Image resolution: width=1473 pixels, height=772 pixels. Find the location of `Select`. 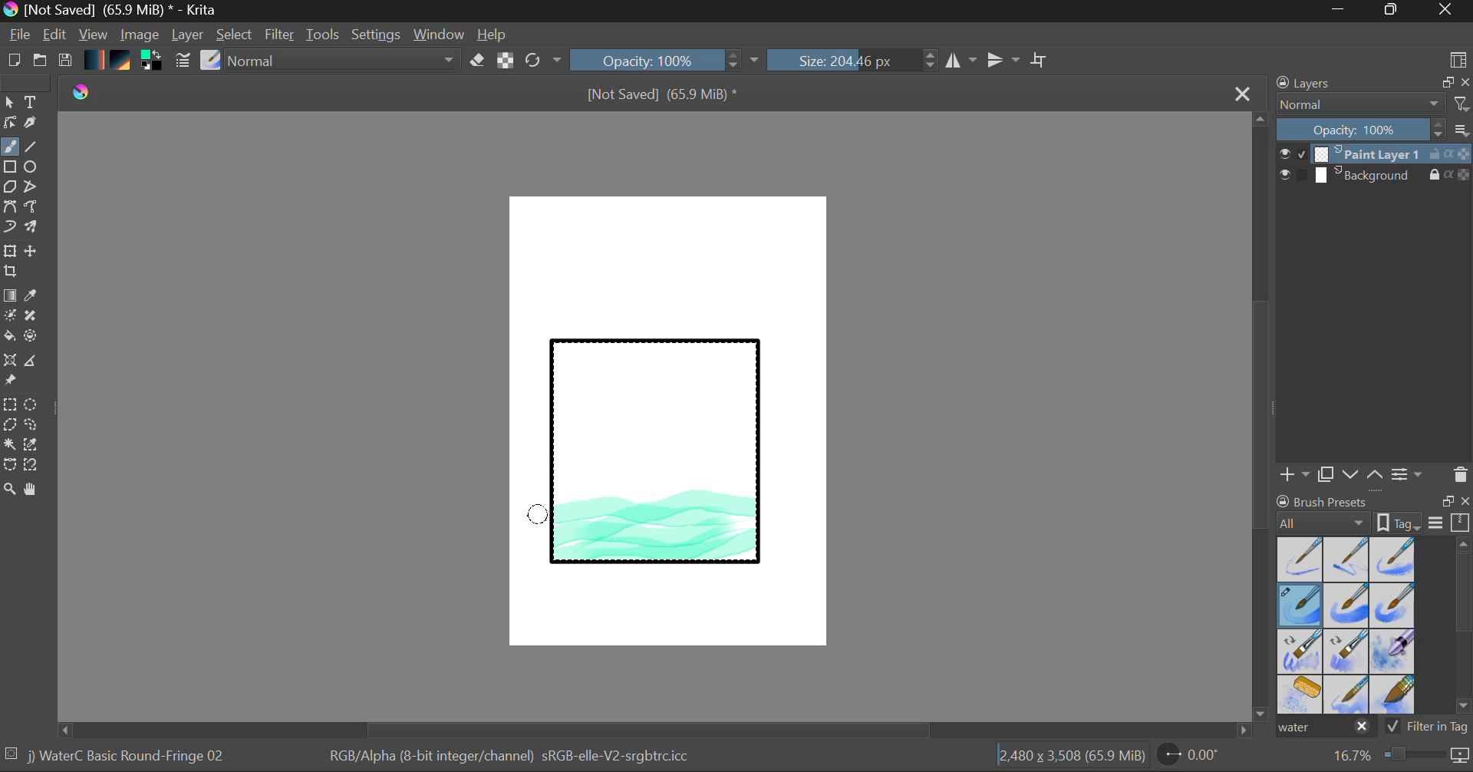

Select is located at coordinates (236, 35).